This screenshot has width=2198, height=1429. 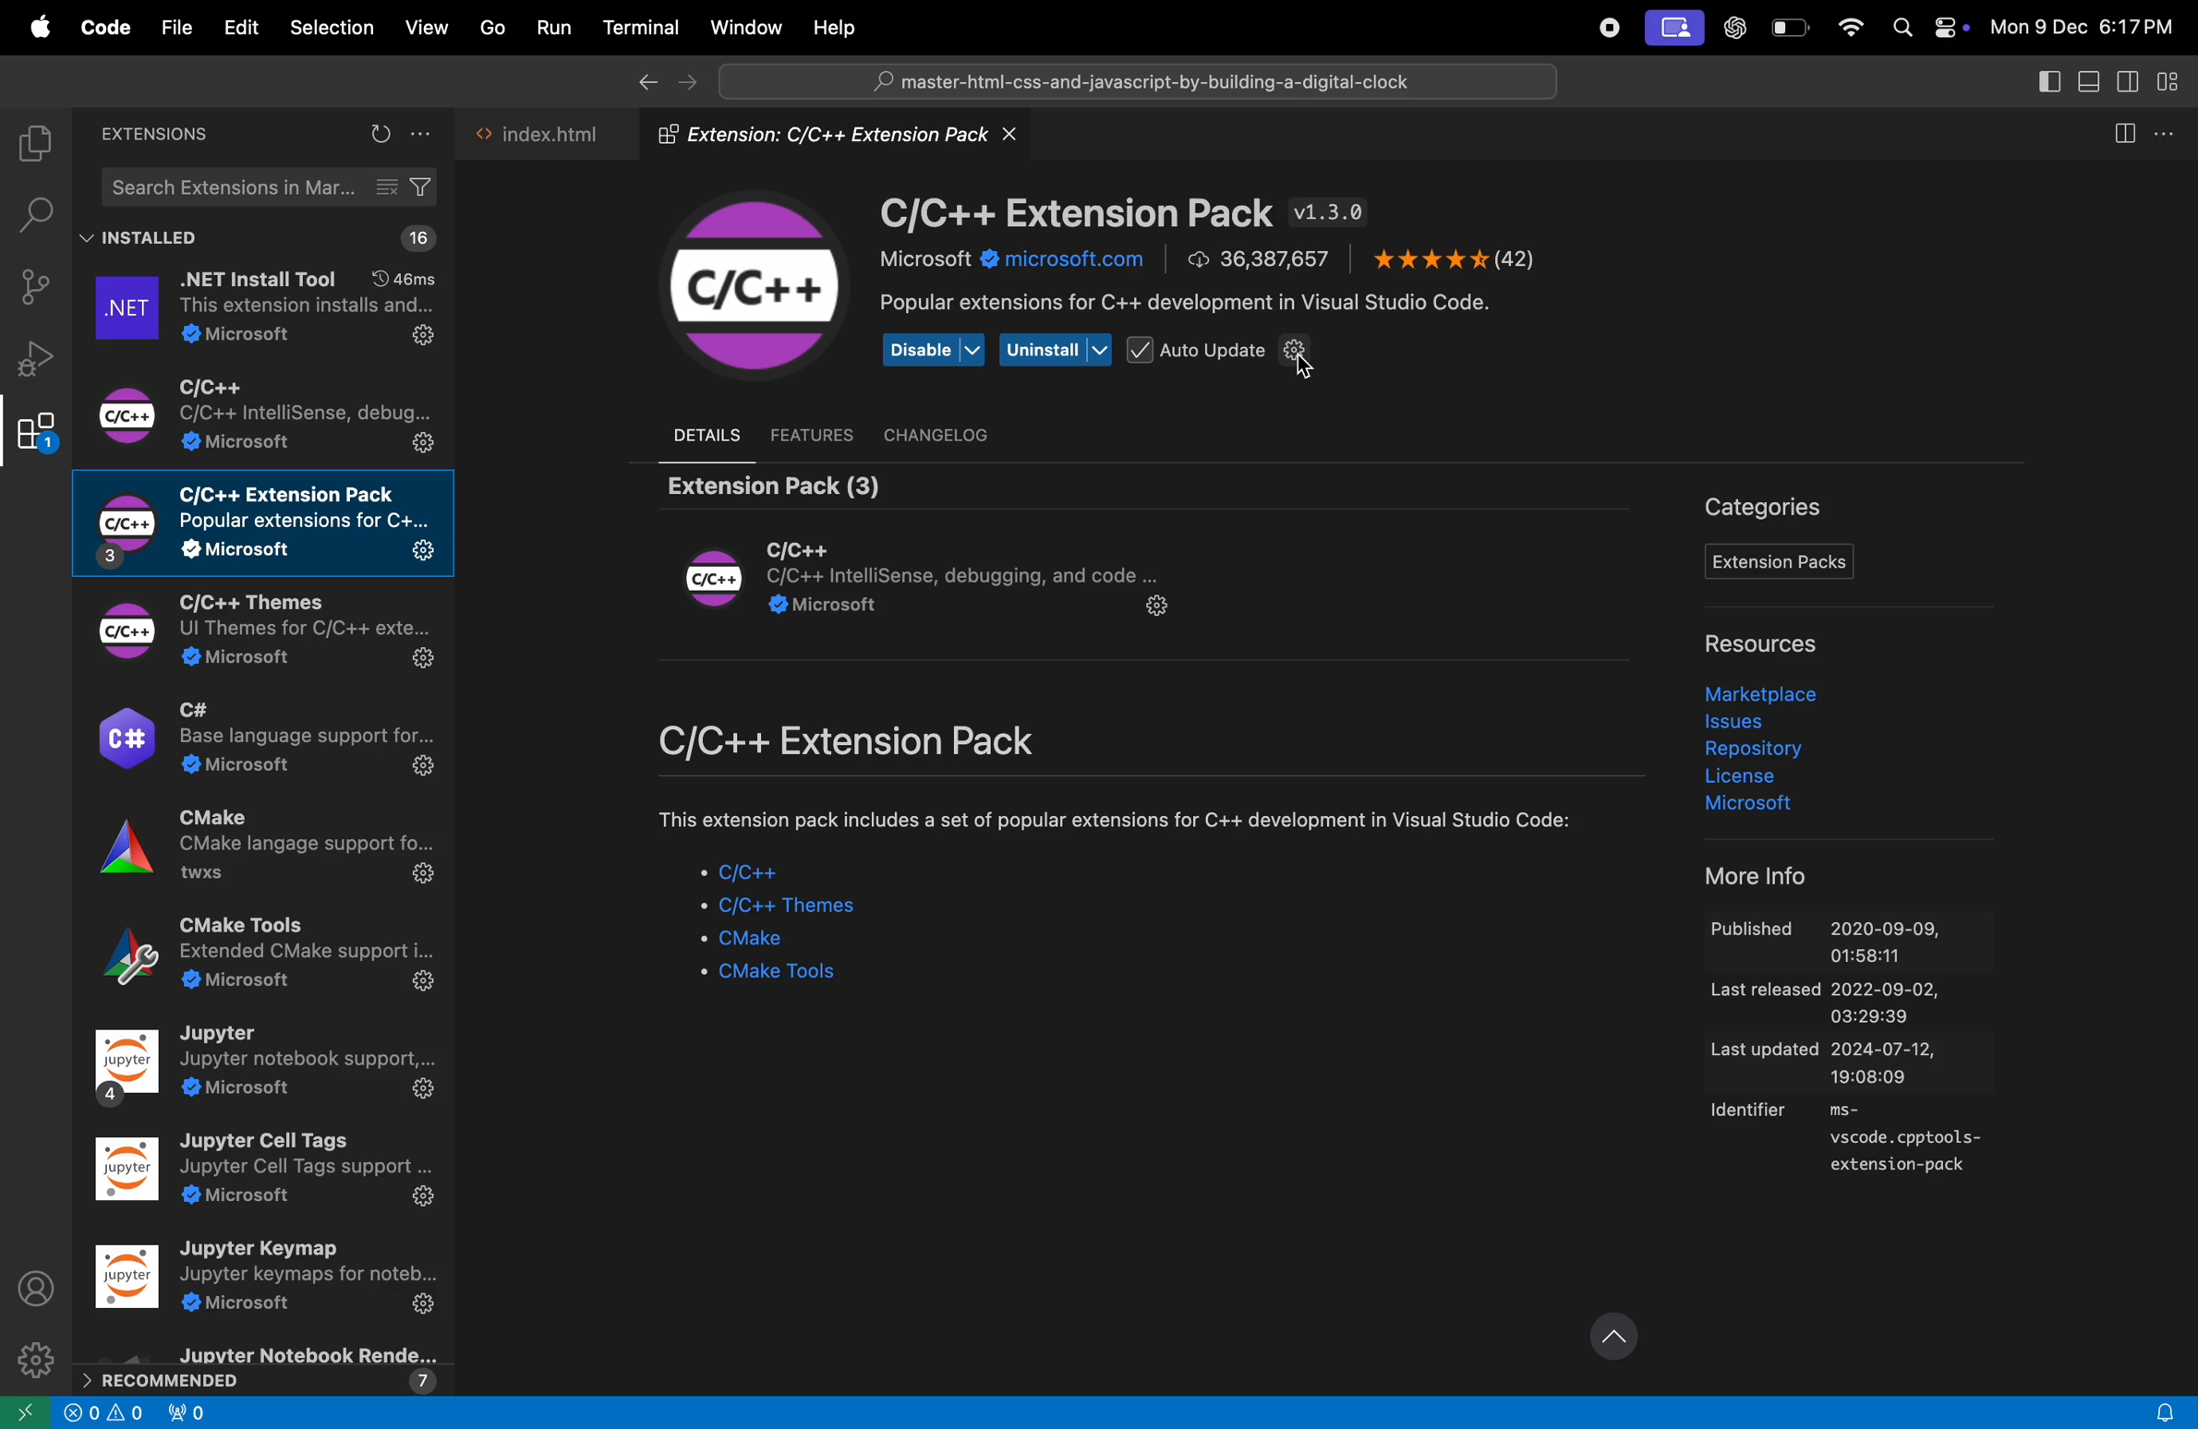 What do you see at coordinates (814, 434) in the screenshot?
I see `features` at bounding box center [814, 434].